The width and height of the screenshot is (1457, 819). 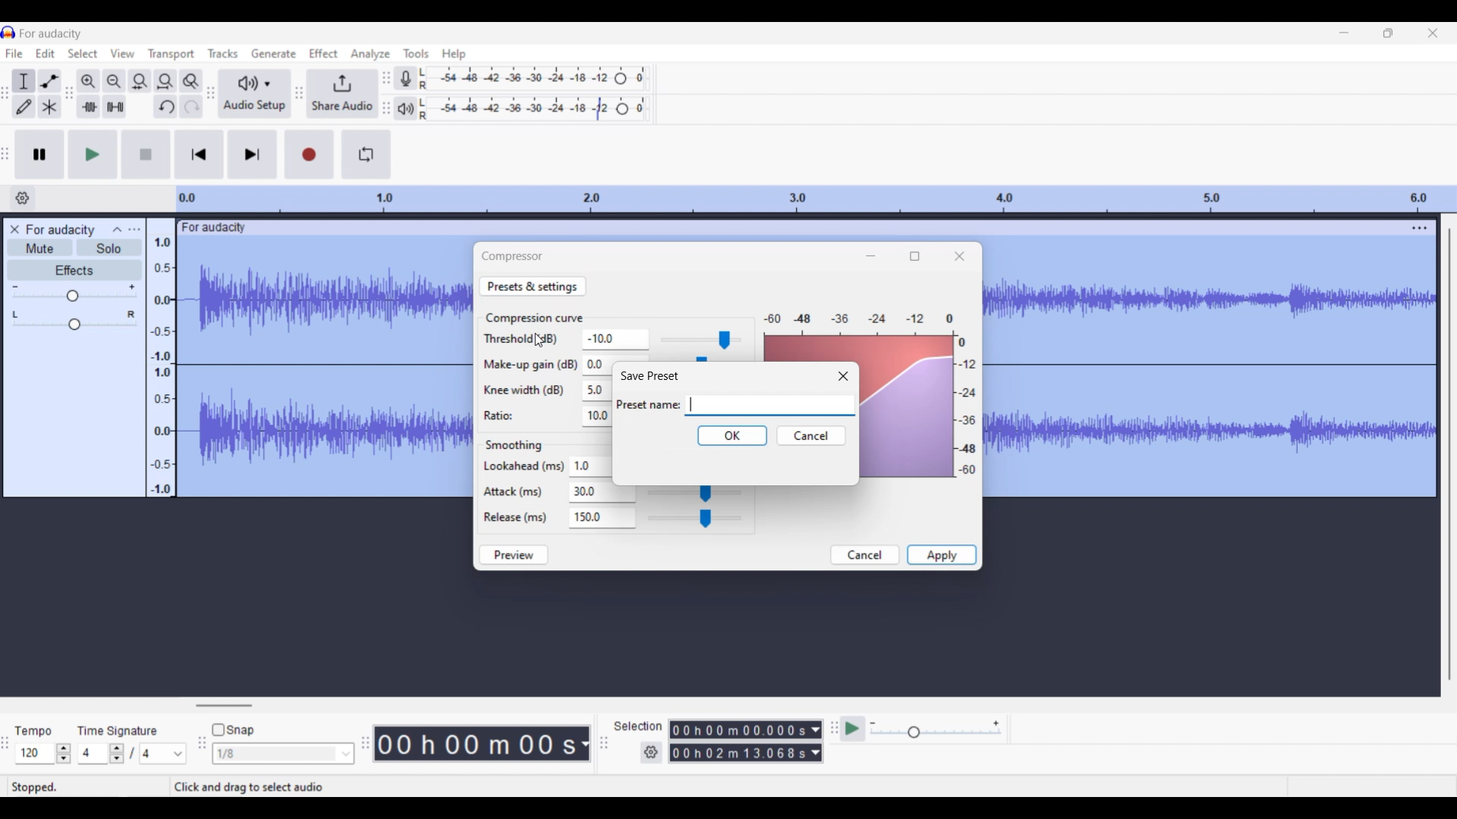 I want to click on Software logo, so click(x=8, y=33).